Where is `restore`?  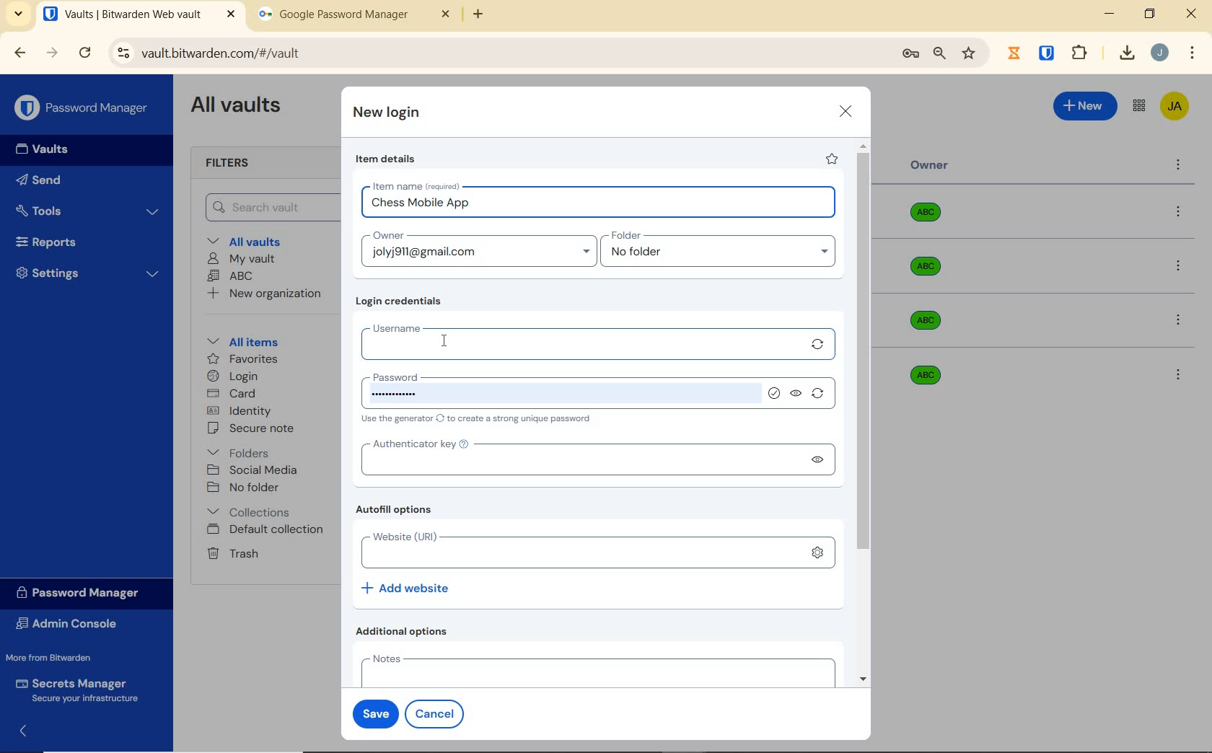
restore is located at coordinates (1149, 14).